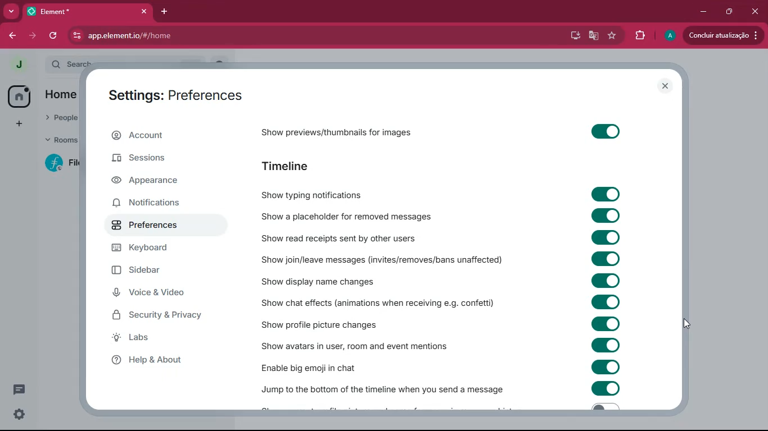  What do you see at coordinates (161, 294) in the screenshot?
I see `voice & video` at bounding box center [161, 294].